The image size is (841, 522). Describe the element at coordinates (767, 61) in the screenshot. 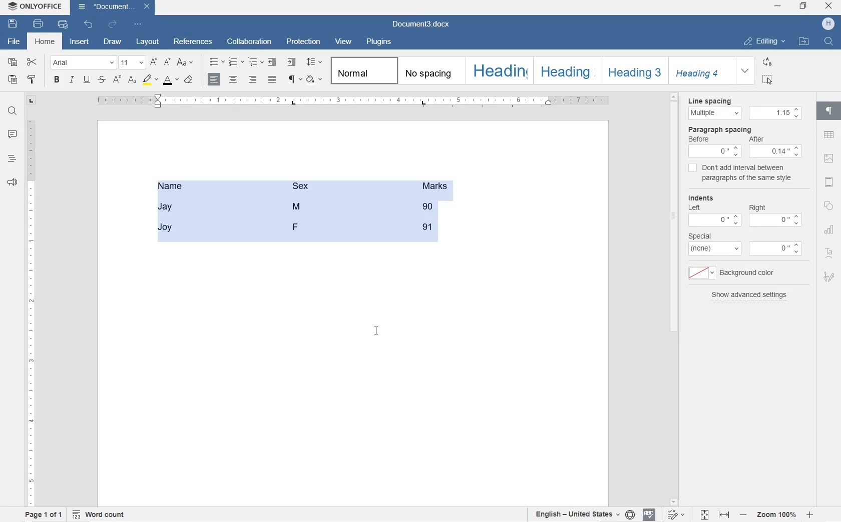

I see `REPLACE` at that location.